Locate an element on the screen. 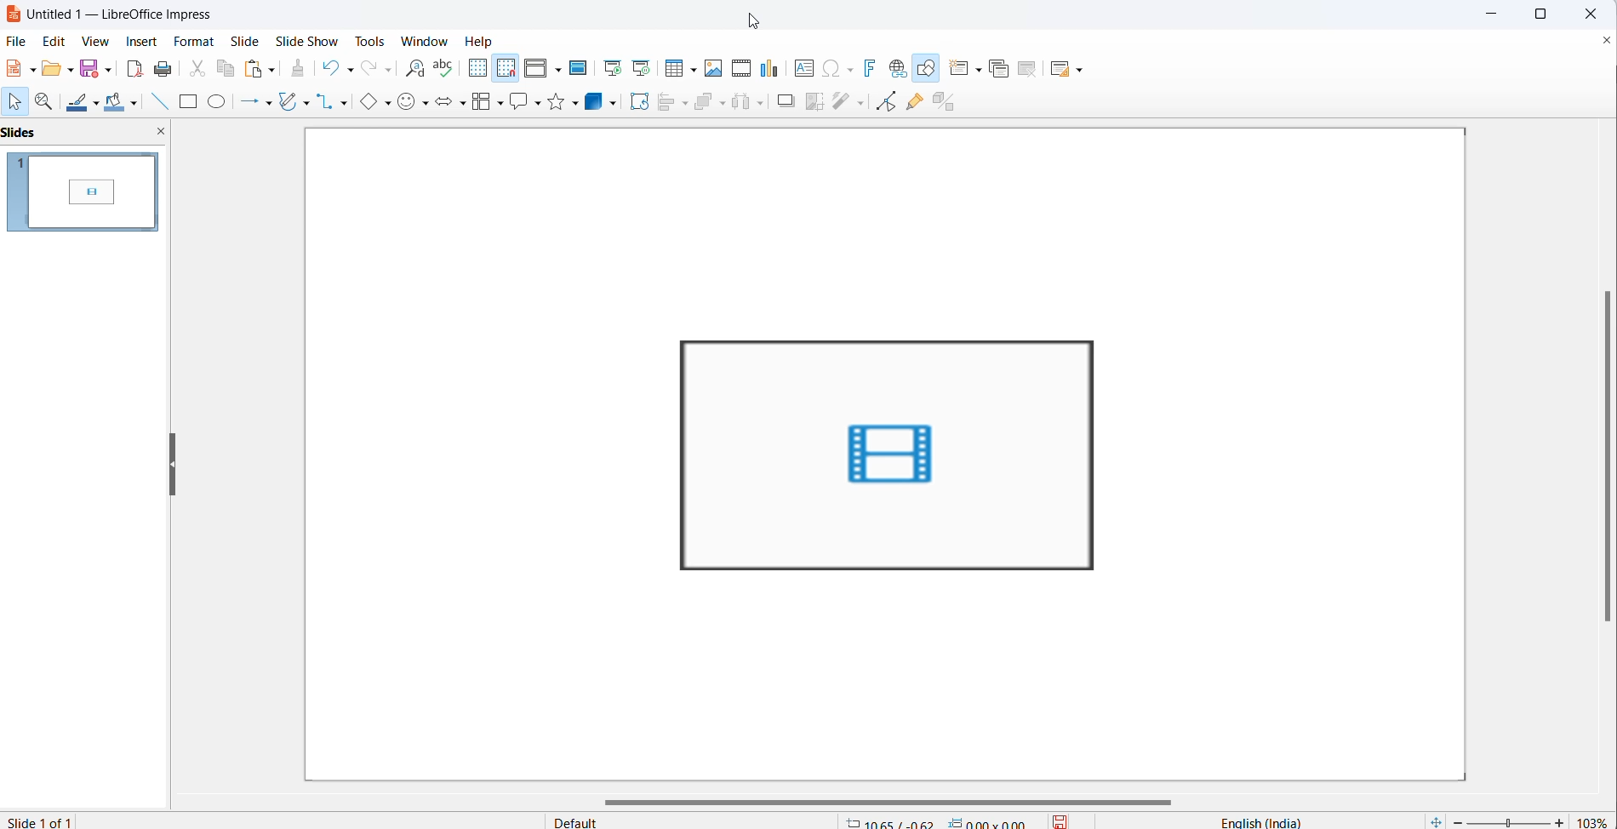  crop image is located at coordinates (816, 103).